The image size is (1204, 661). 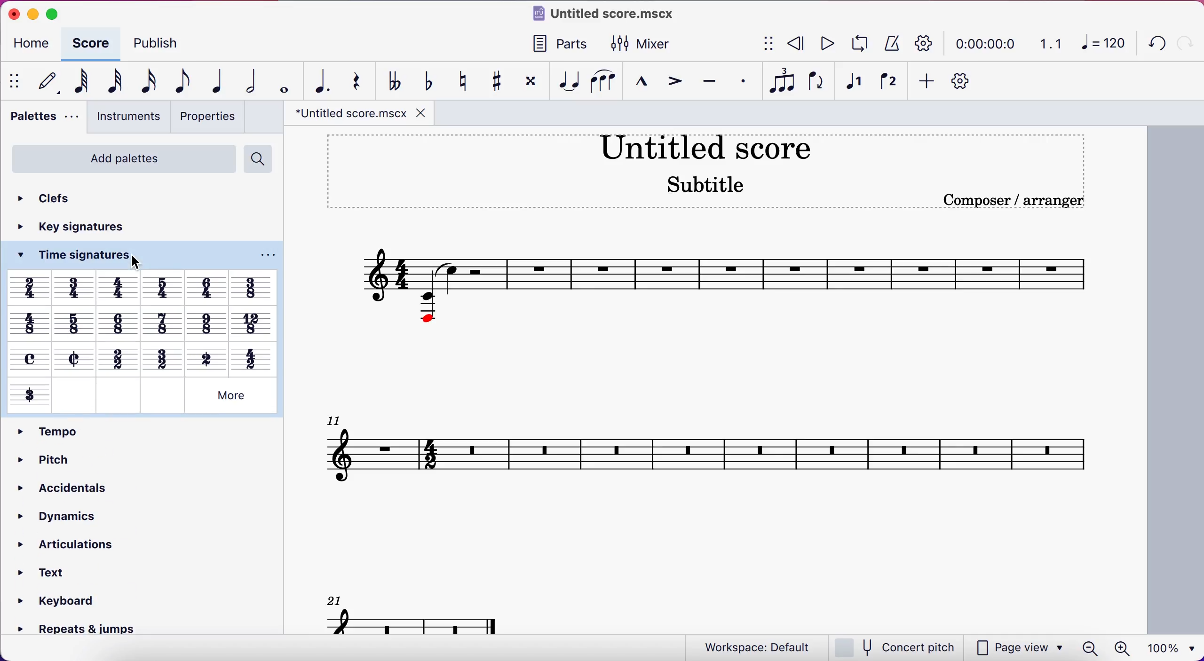 I want to click on publish, so click(x=160, y=45).